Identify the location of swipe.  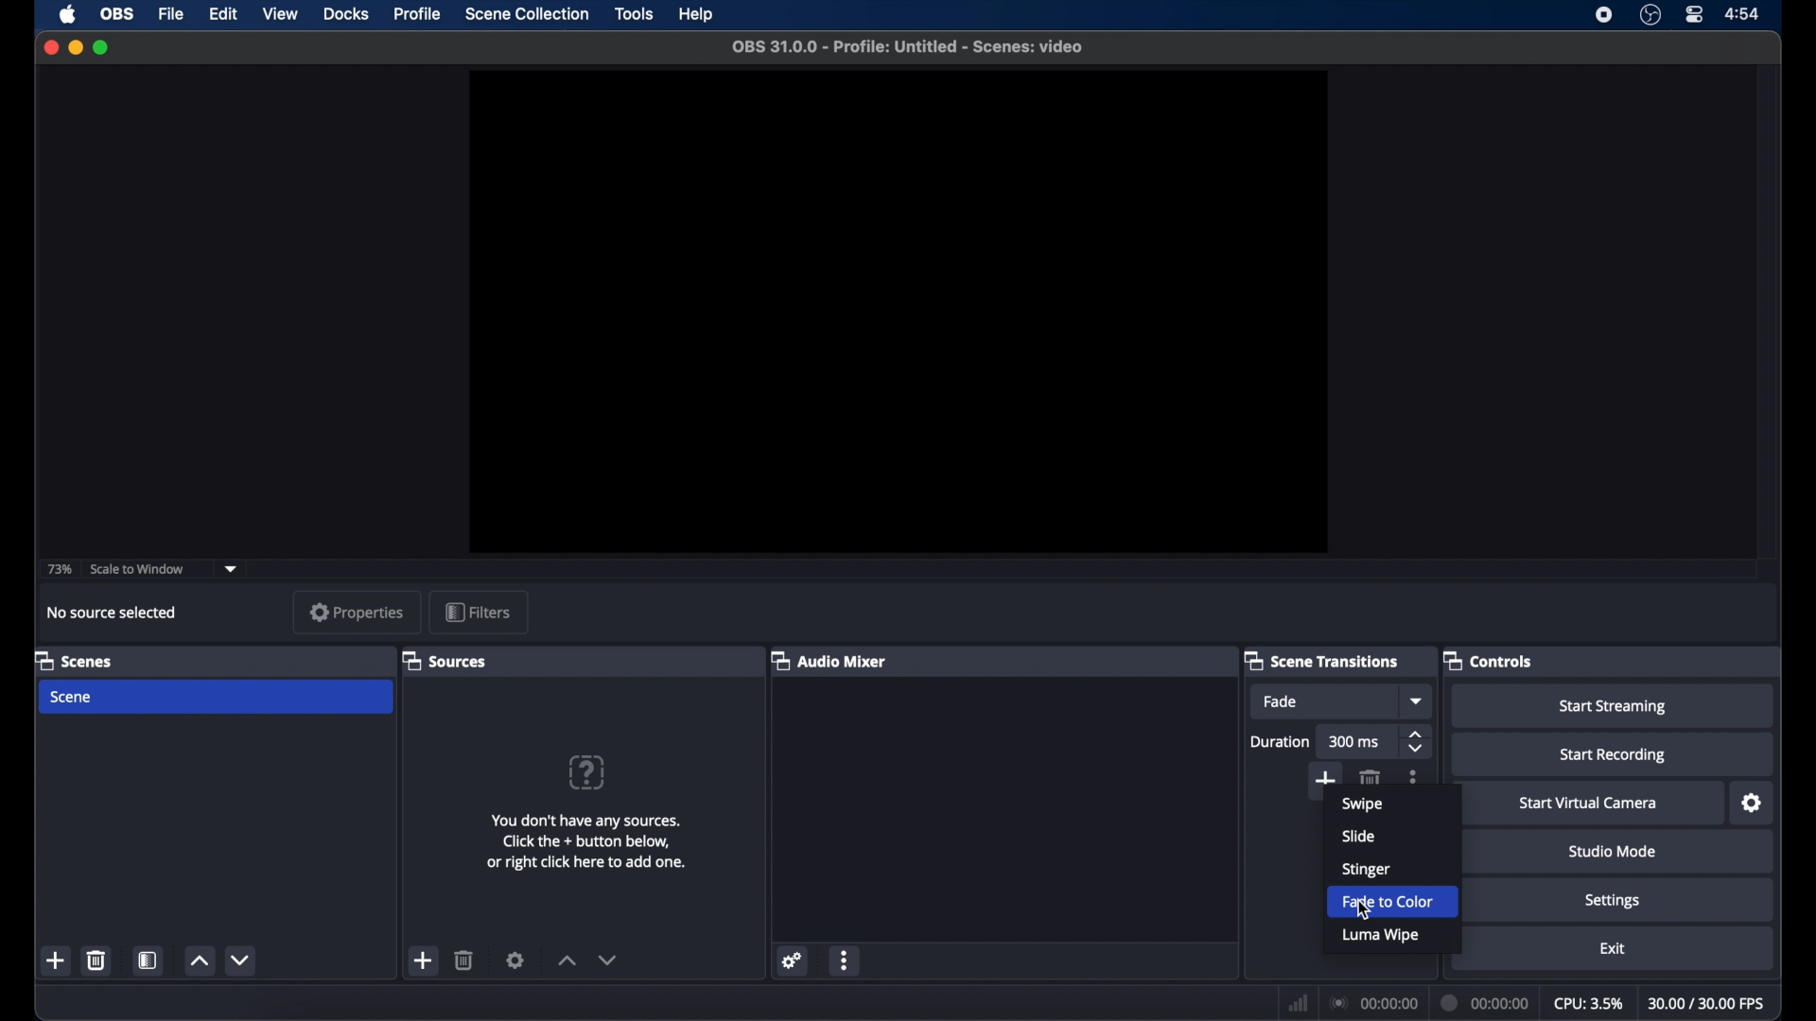
(1364, 805).